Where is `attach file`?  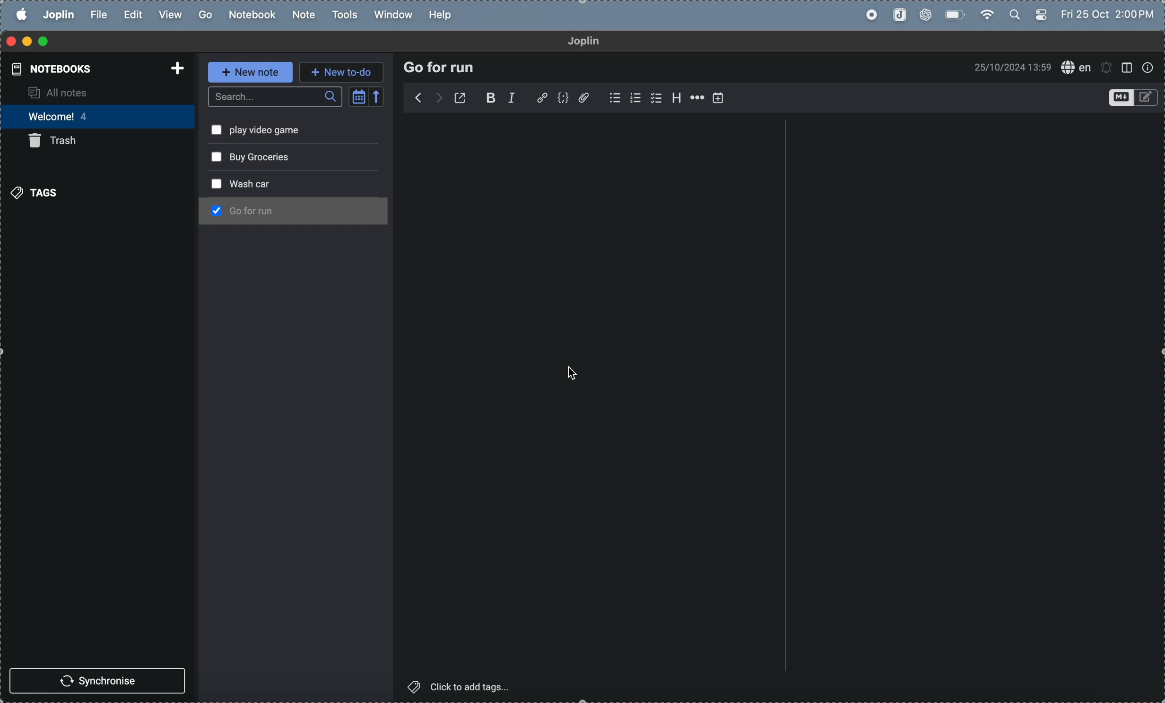 attach file is located at coordinates (585, 98).